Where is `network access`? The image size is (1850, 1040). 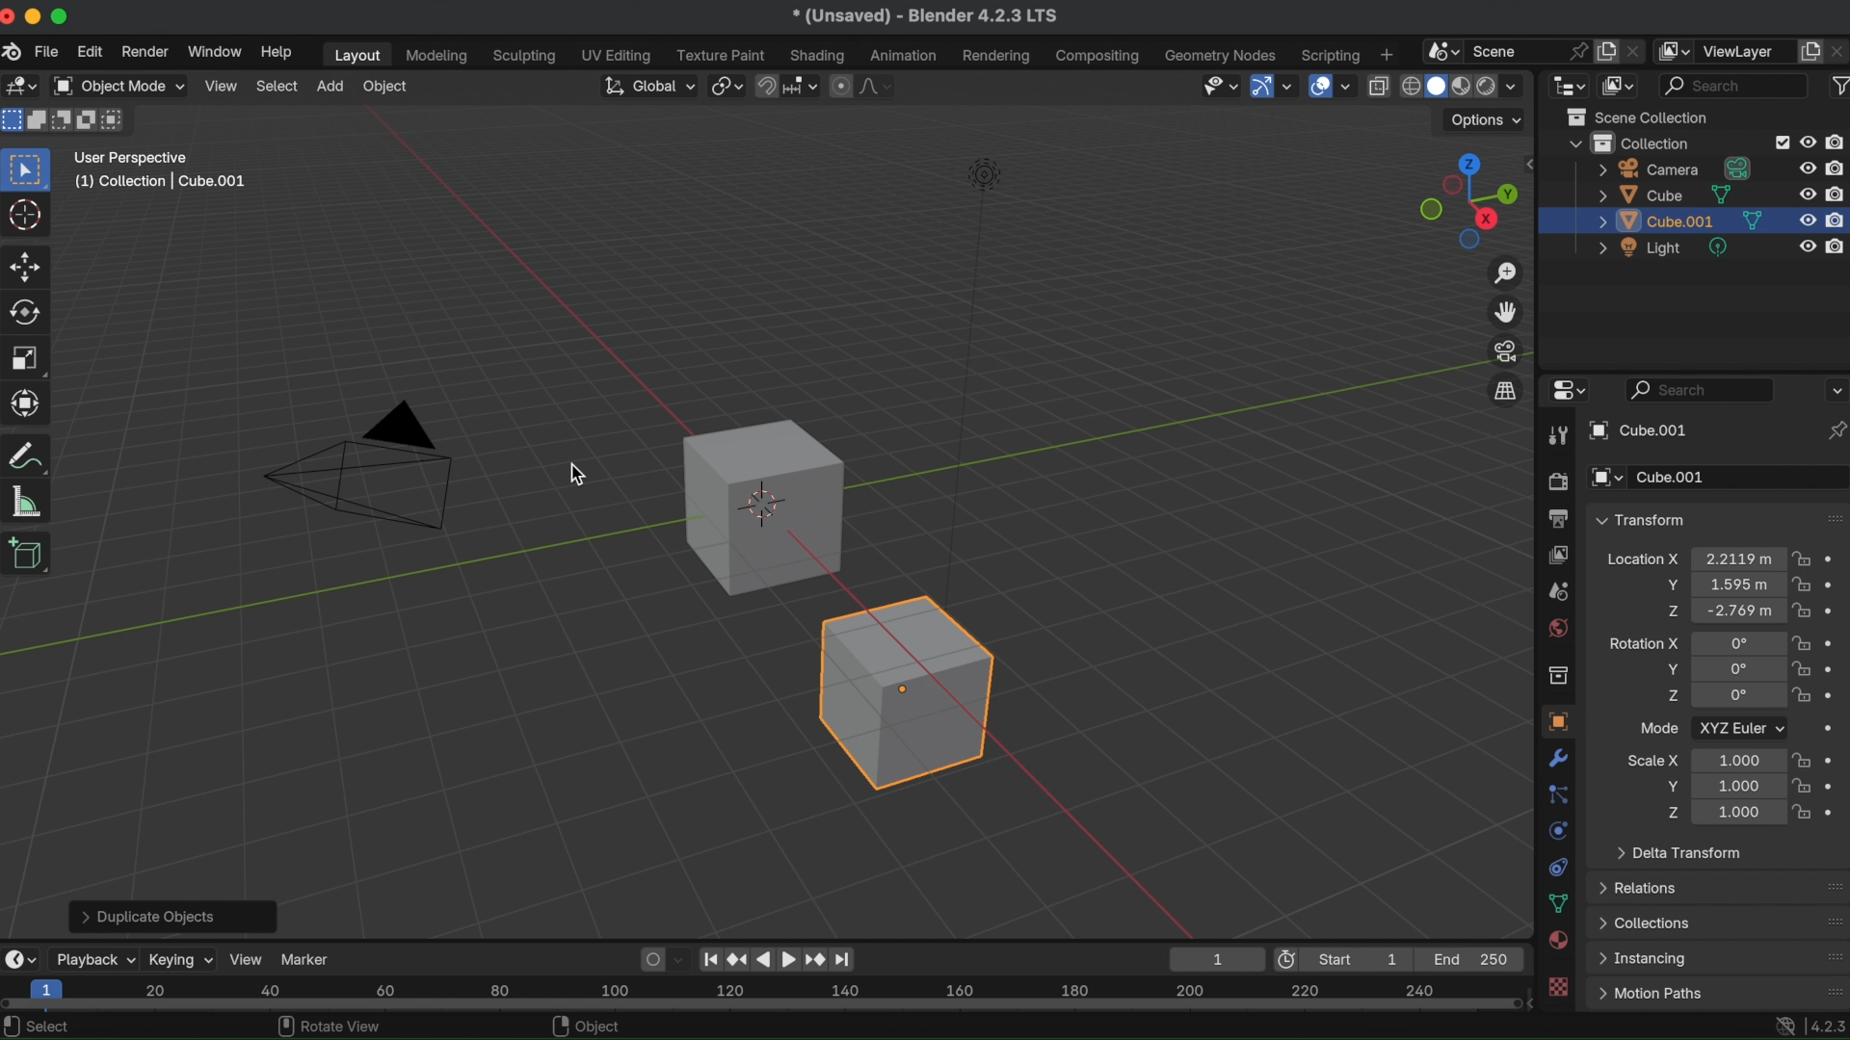
network access is located at coordinates (1780, 1025).